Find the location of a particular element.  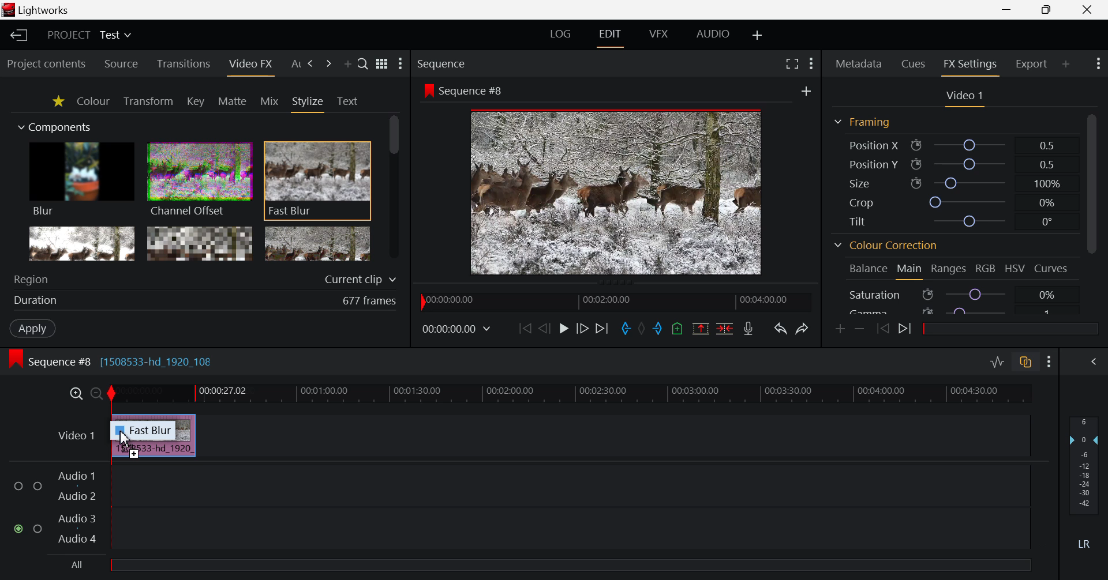

Remove all marks is located at coordinates (643, 328).